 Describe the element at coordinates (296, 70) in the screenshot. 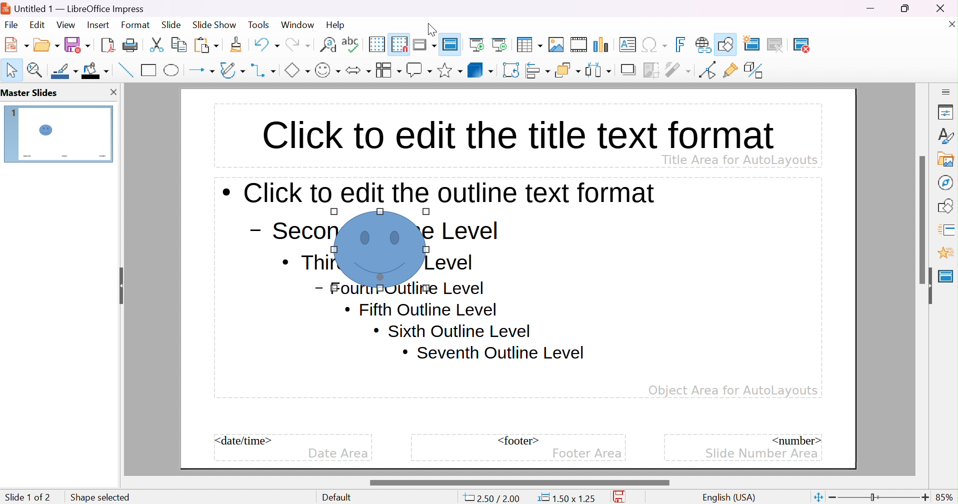

I see `basic shapes` at that location.